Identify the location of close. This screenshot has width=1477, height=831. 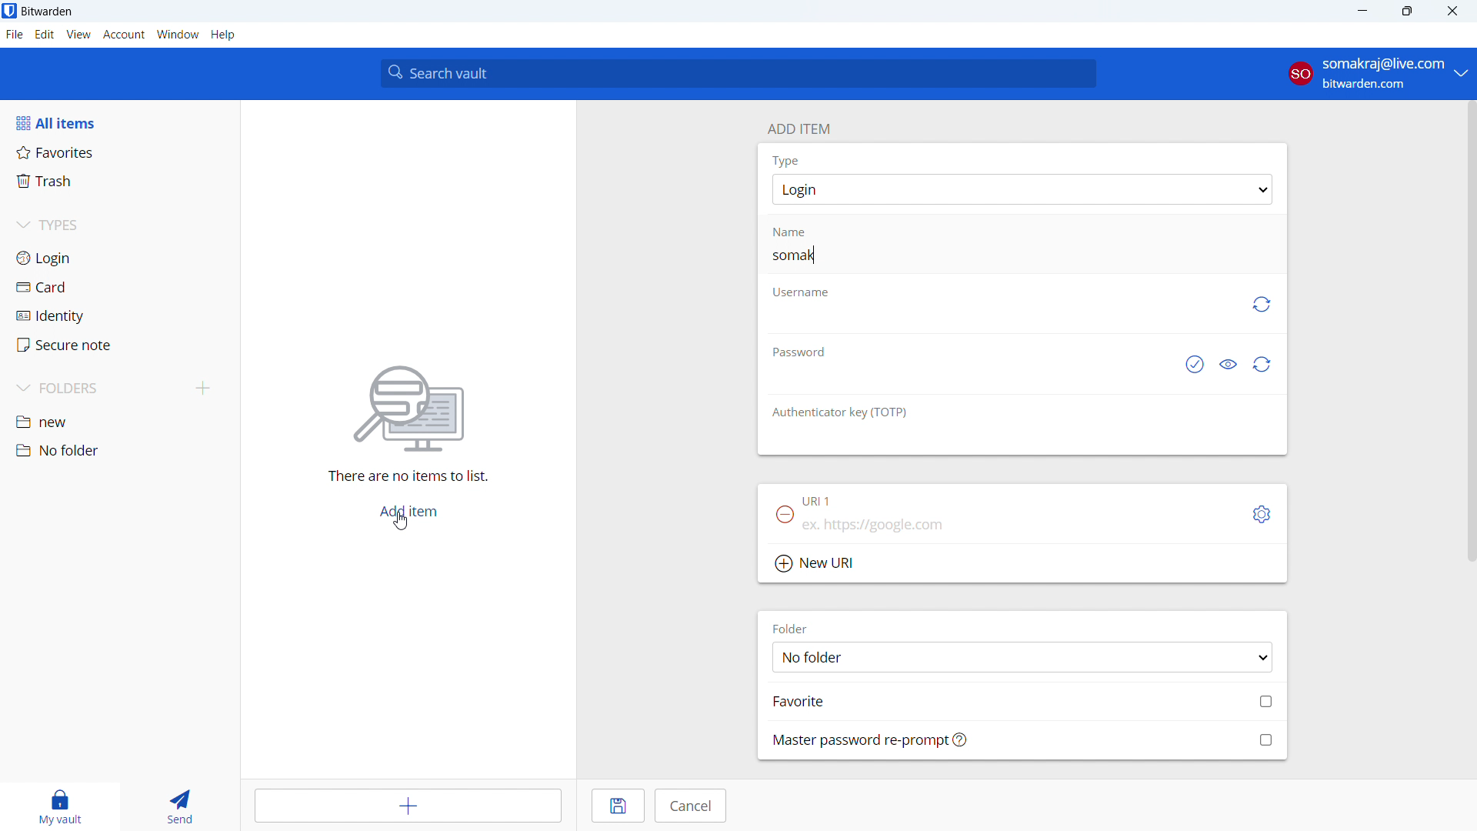
(1452, 12).